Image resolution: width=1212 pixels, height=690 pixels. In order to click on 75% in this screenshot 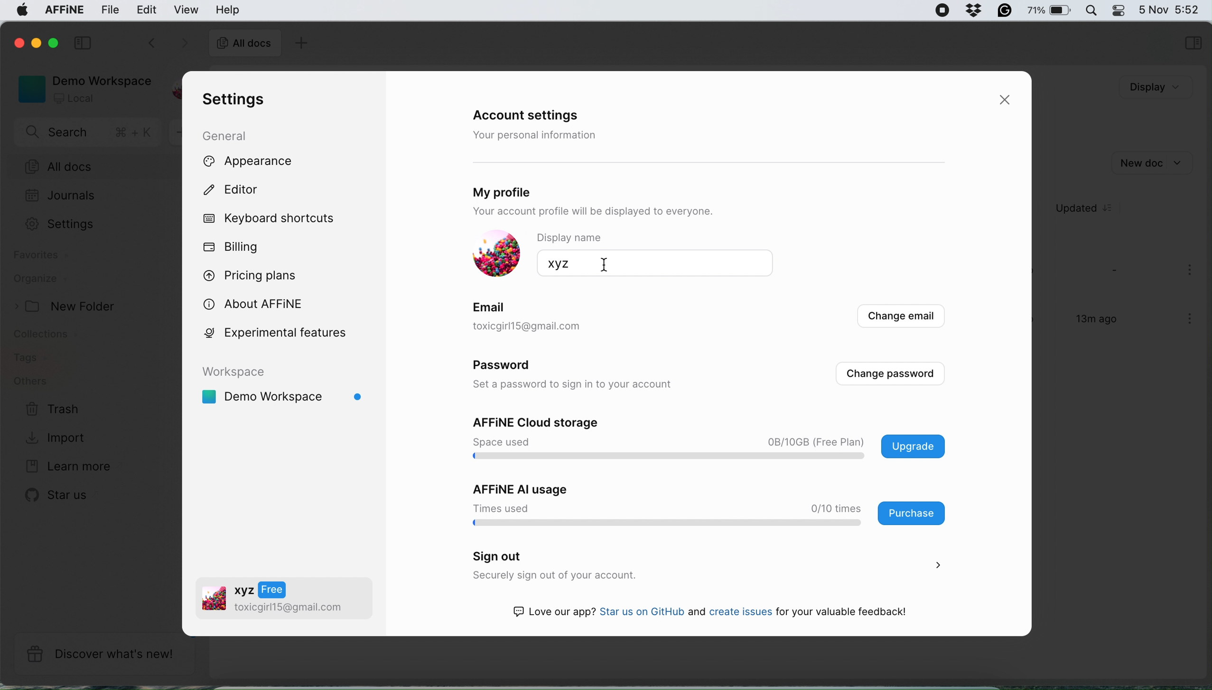, I will do `click(1049, 12)`.